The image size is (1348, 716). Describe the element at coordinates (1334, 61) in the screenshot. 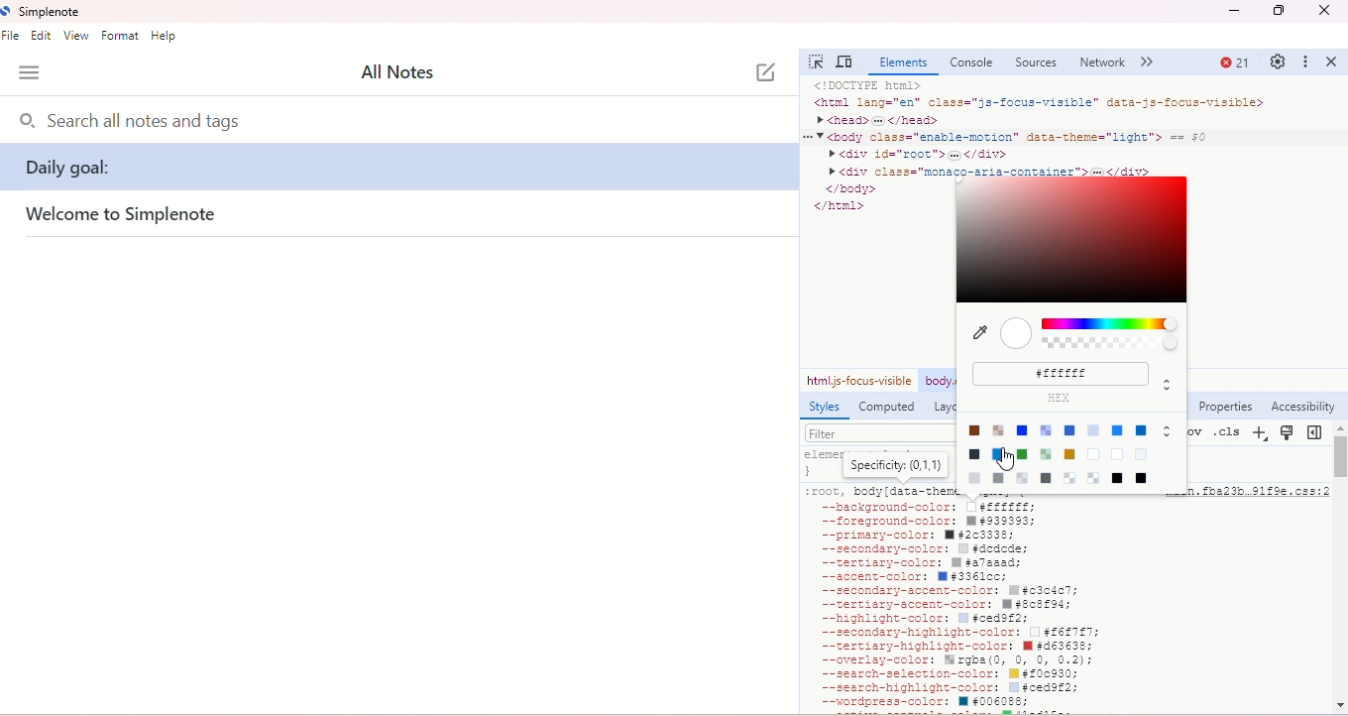

I see `close` at that location.